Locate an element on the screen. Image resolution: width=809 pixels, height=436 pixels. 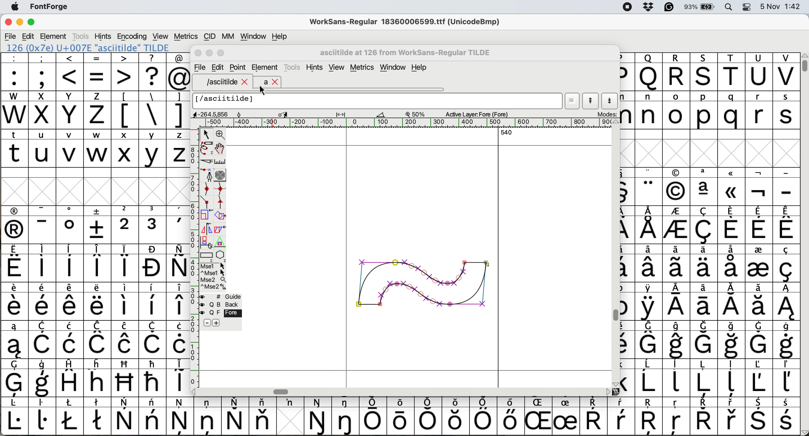
current word list is located at coordinates (573, 102).